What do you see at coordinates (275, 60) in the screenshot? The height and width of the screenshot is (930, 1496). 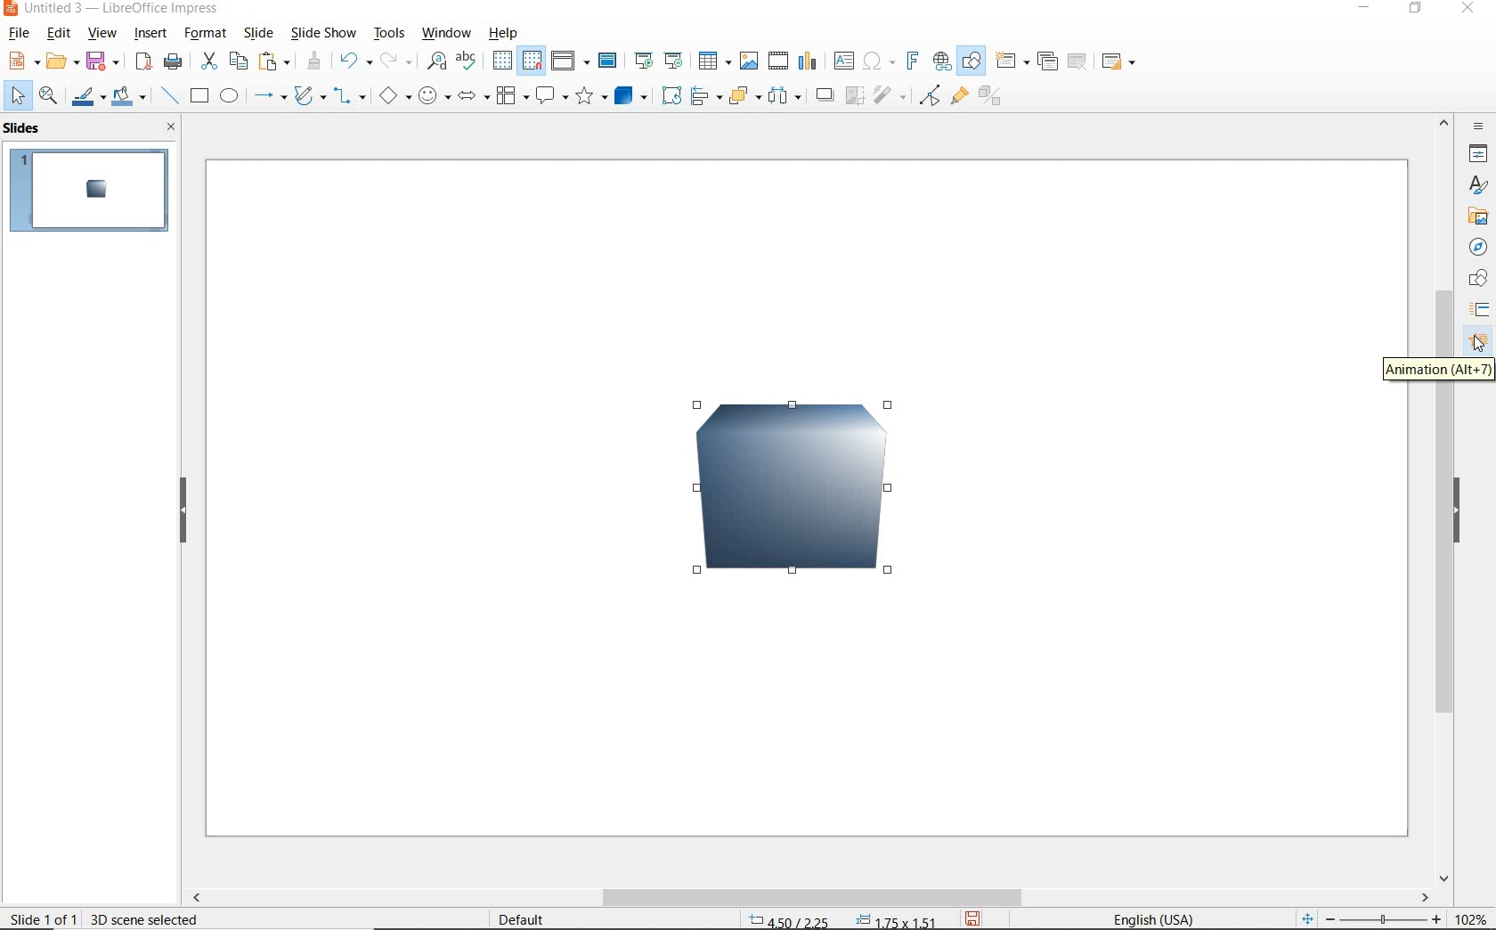 I see `paste` at bounding box center [275, 60].